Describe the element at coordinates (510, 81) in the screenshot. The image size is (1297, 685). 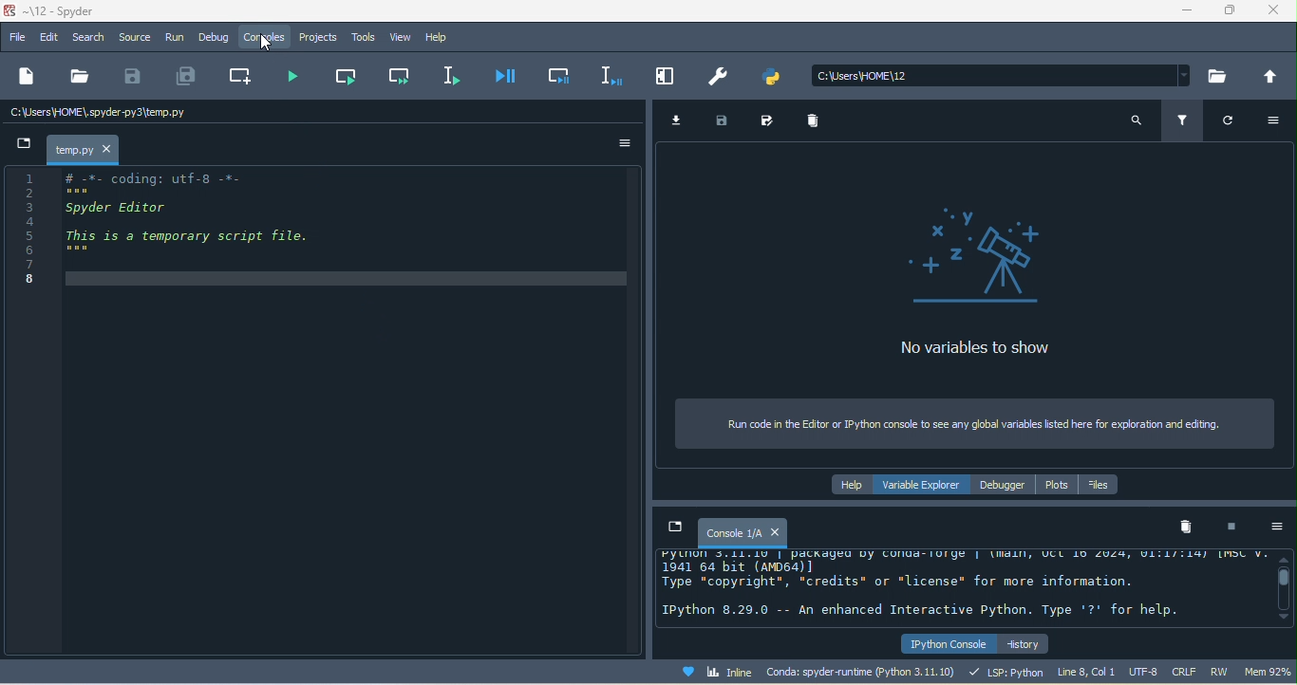
I see `debug file` at that location.